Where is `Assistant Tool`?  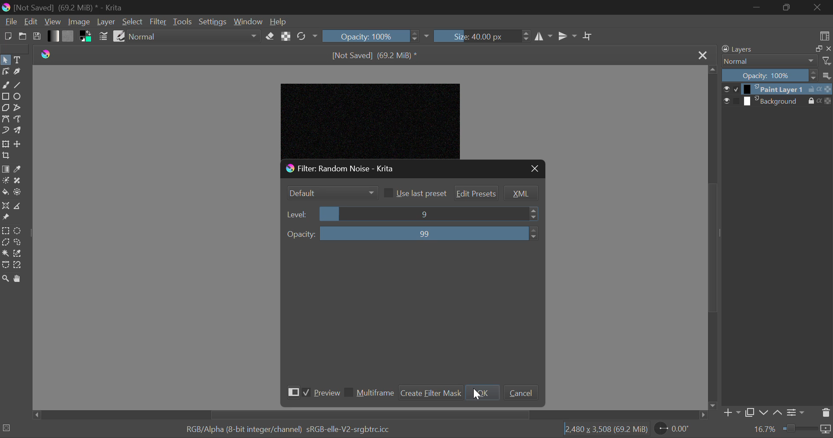 Assistant Tool is located at coordinates (5, 206).